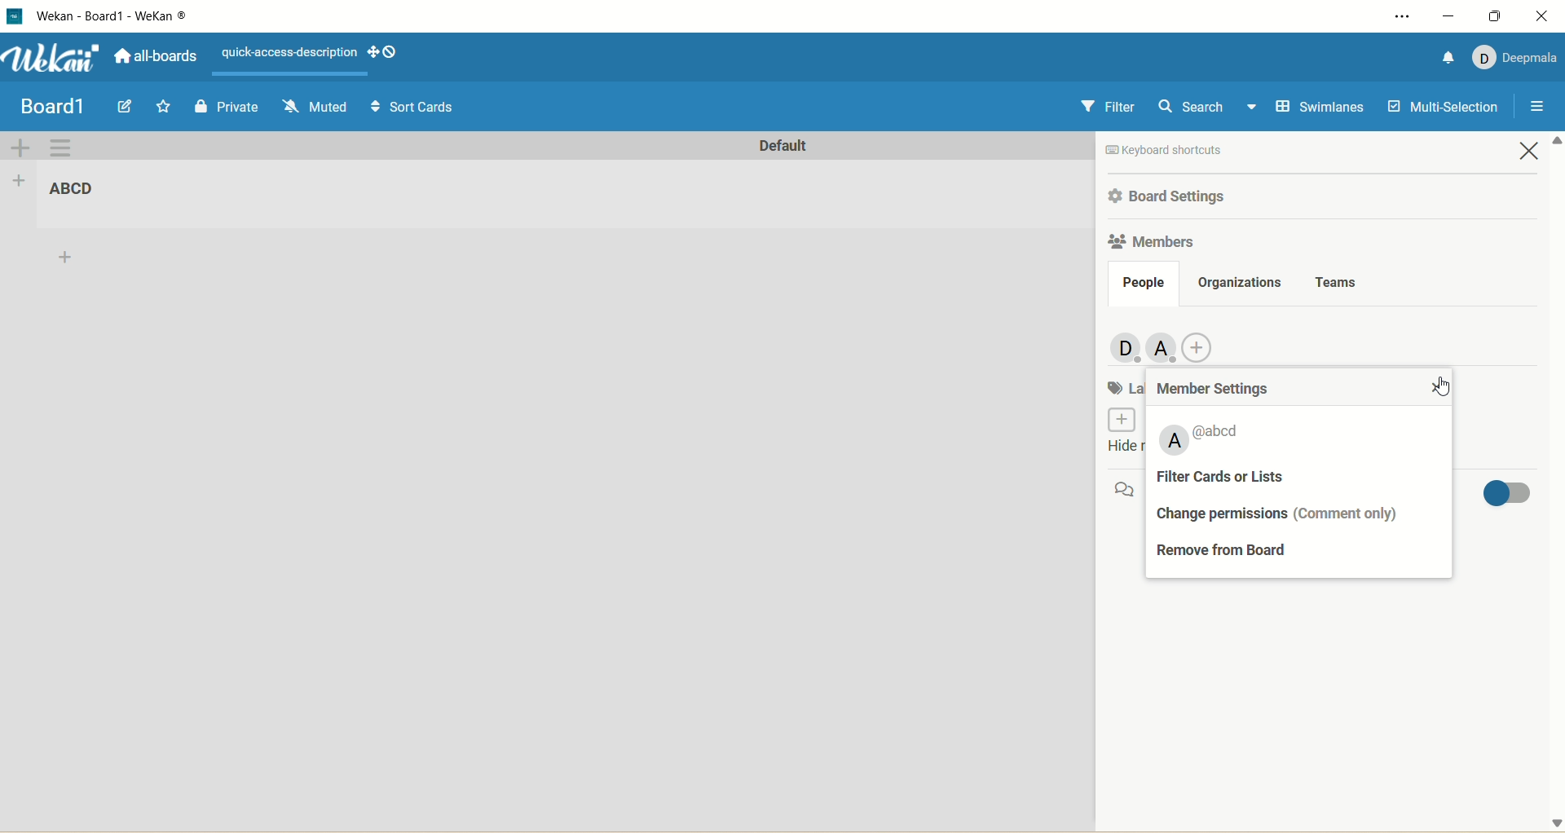  Describe the element at coordinates (227, 105) in the screenshot. I see `Private` at that location.